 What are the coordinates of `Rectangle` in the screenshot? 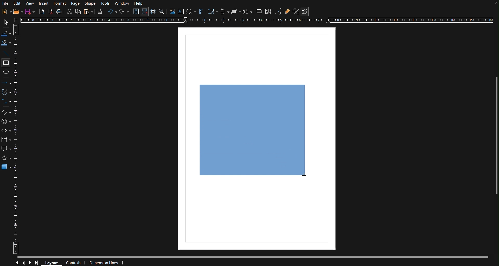 It's located at (6, 63).